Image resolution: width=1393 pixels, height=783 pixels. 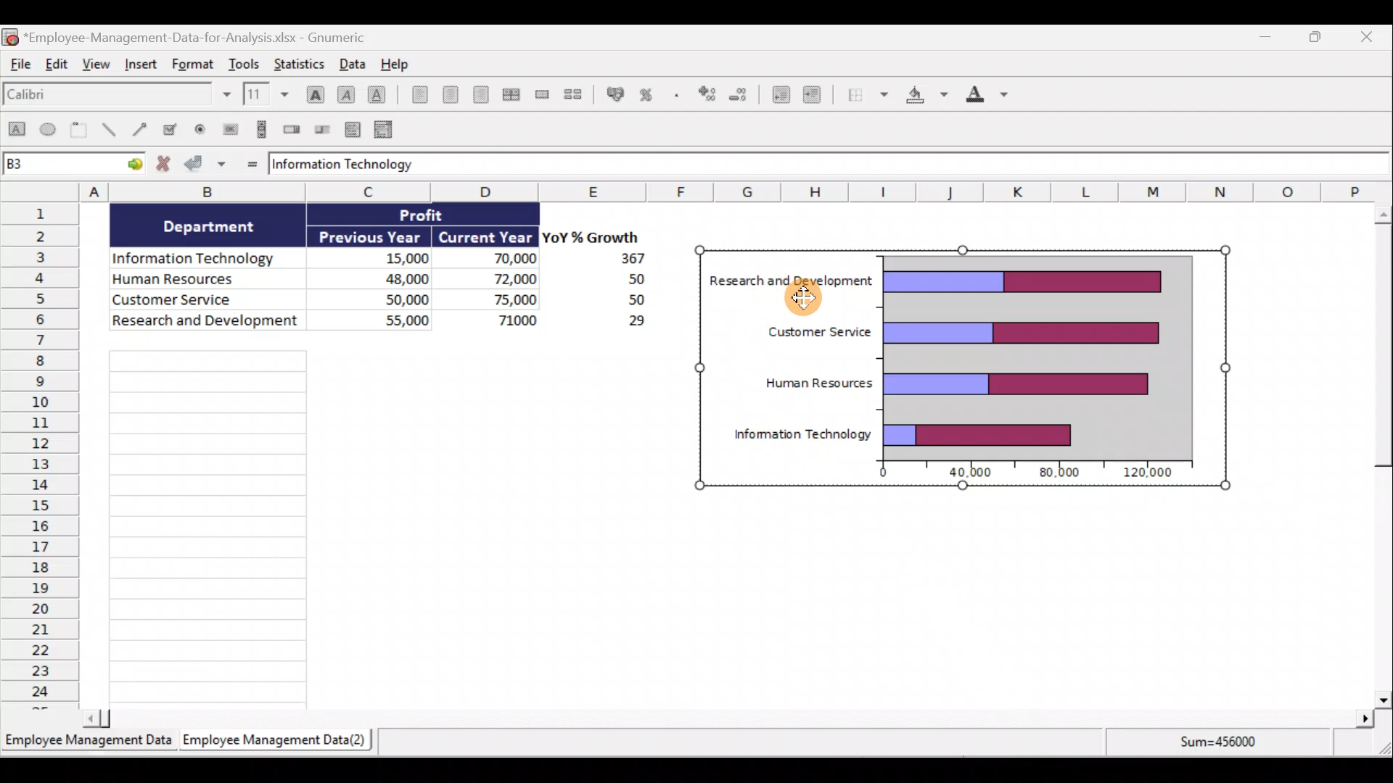 What do you see at coordinates (191, 65) in the screenshot?
I see `Format` at bounding box center [191, 65].